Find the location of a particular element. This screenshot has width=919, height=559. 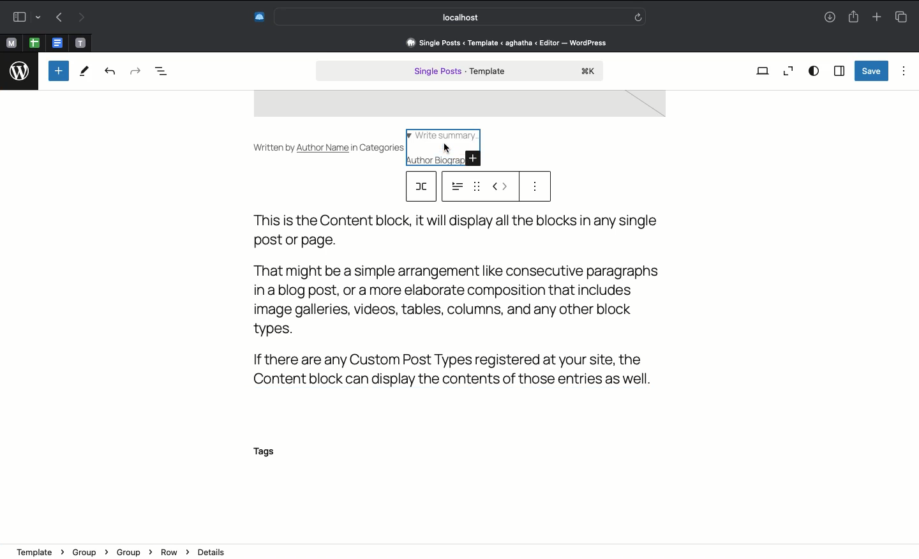

Sidebar is located at coordinates (839, 71).